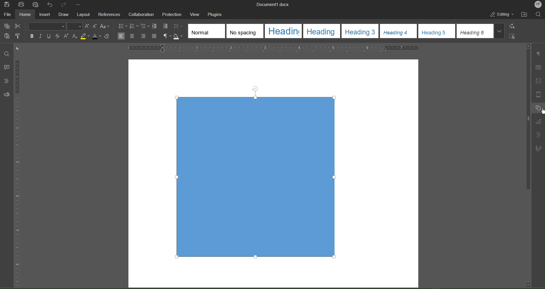 This screenshot has width=545, height=289. I want to click on Copy, so click(7, 26).